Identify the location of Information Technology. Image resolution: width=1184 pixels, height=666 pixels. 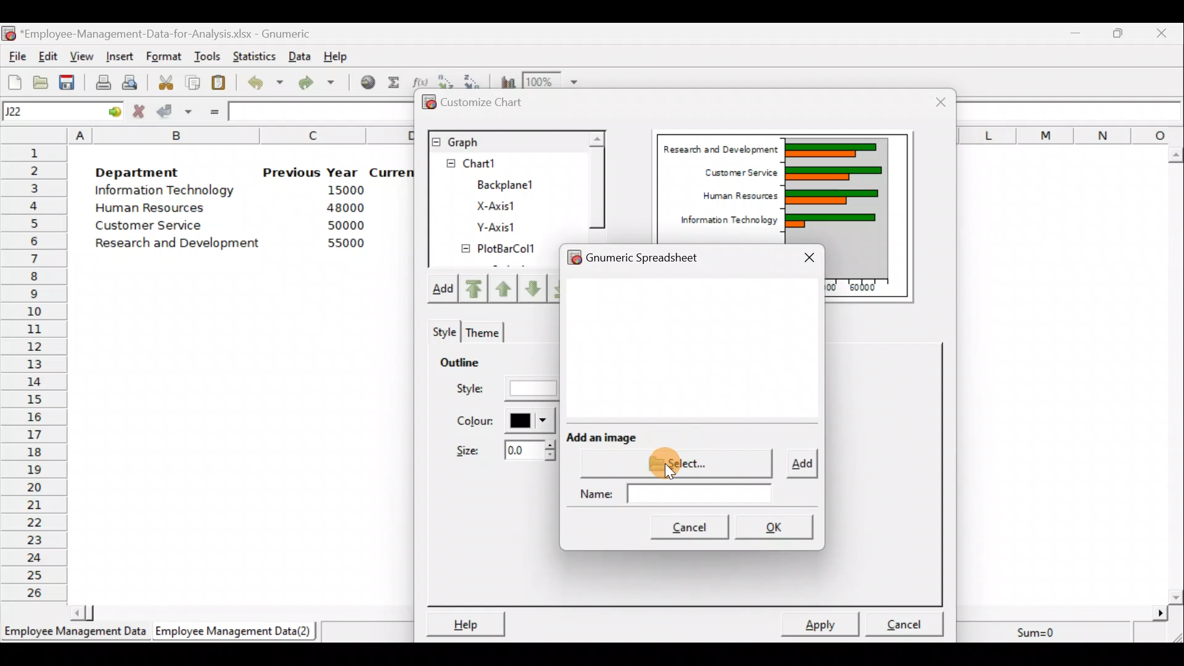
(725, 221).